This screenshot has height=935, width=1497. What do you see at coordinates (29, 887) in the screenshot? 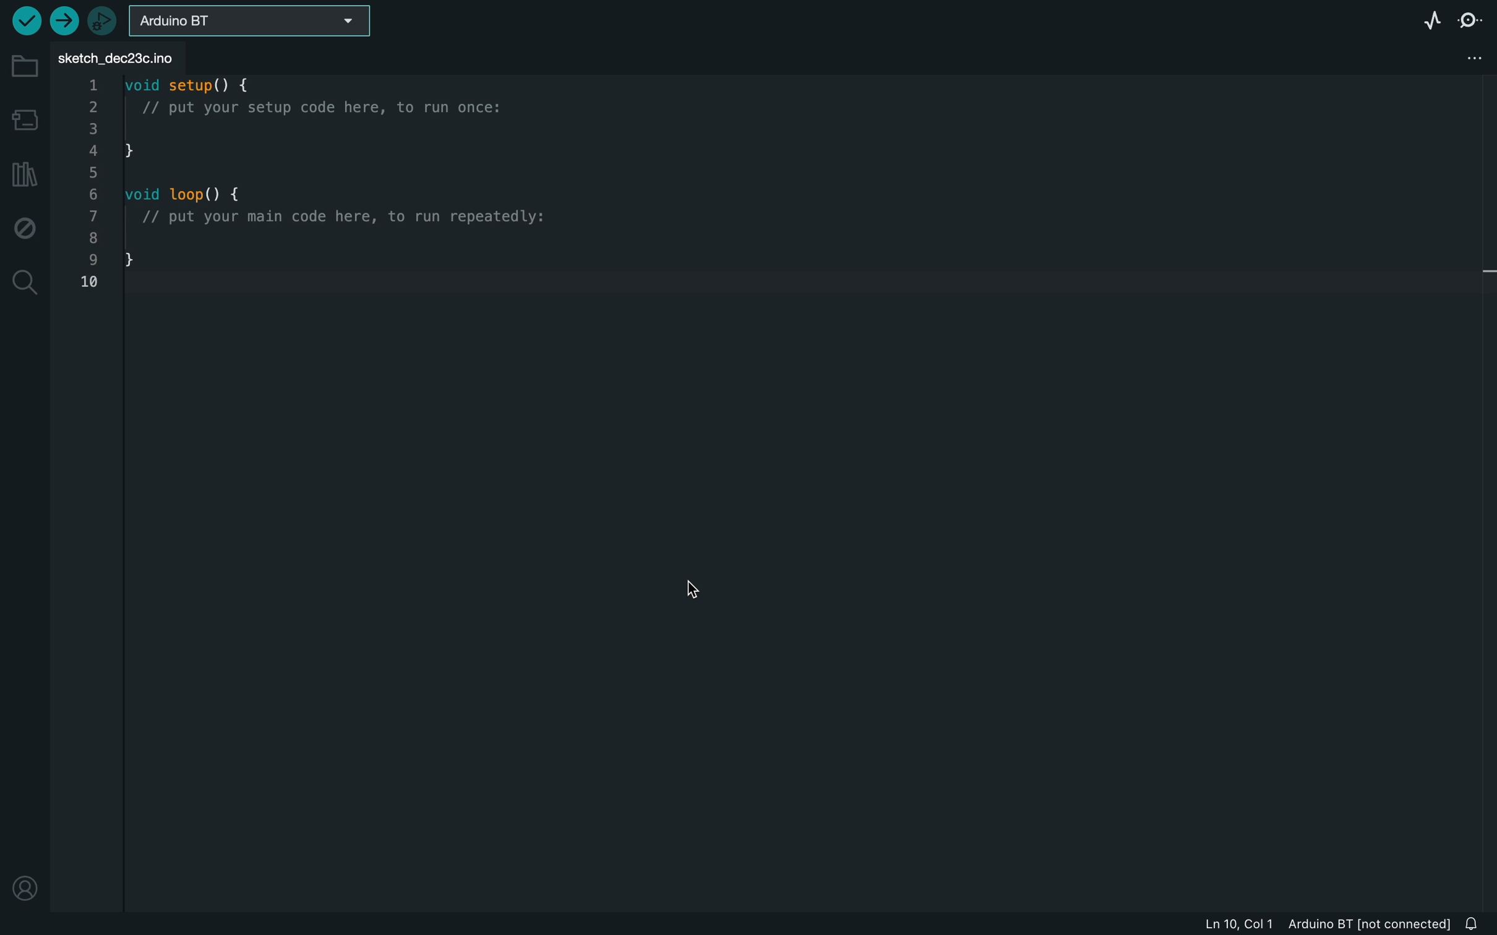
I see `profile` at bounding box center [29, 887].